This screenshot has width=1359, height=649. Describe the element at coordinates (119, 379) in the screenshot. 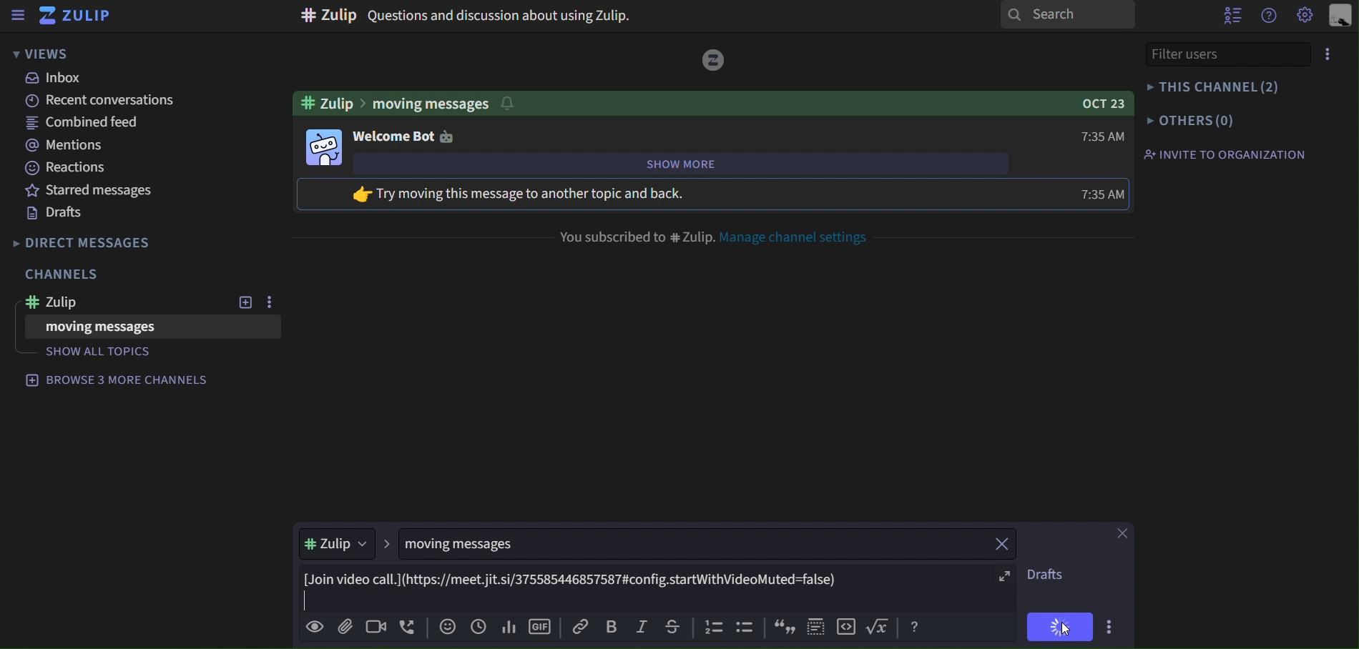

I see `browse 4 more channels` at that location.